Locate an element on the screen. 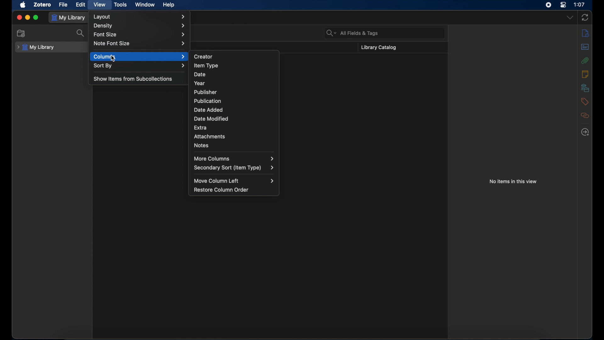  creator is located at coordinates (203, 56).